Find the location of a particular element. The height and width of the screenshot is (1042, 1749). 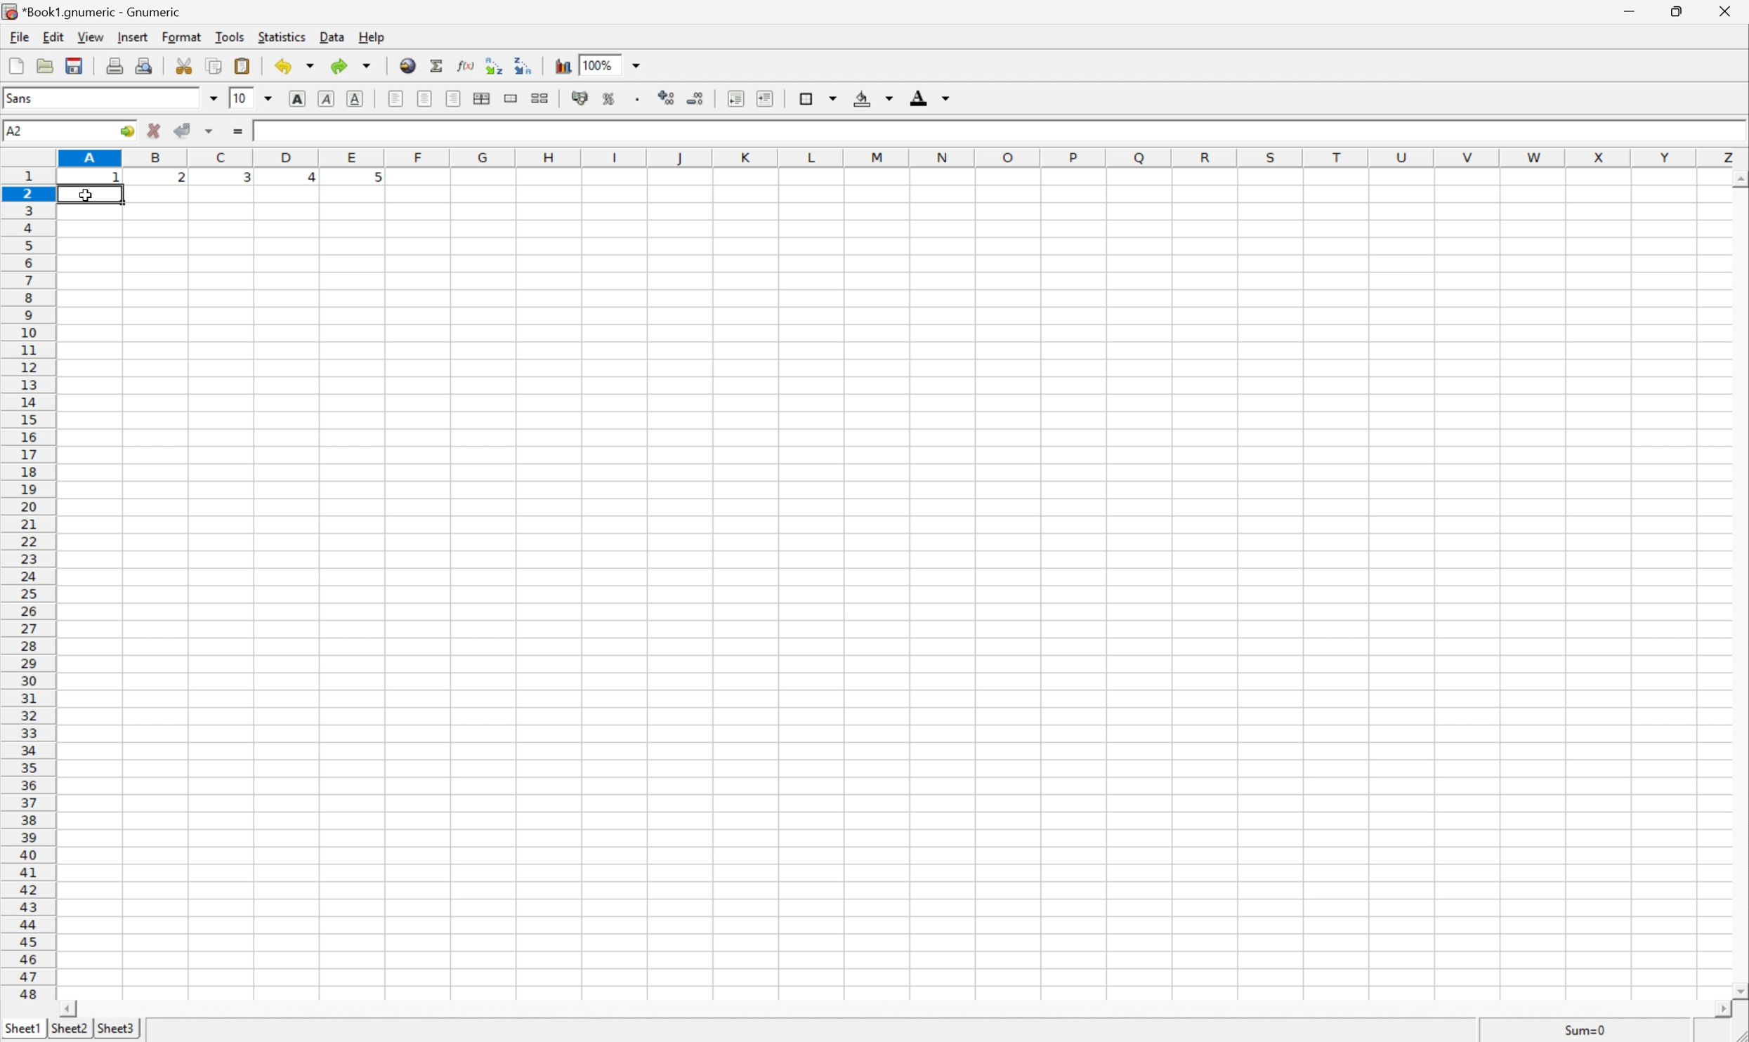

1 is located at coordinates (117, 177).